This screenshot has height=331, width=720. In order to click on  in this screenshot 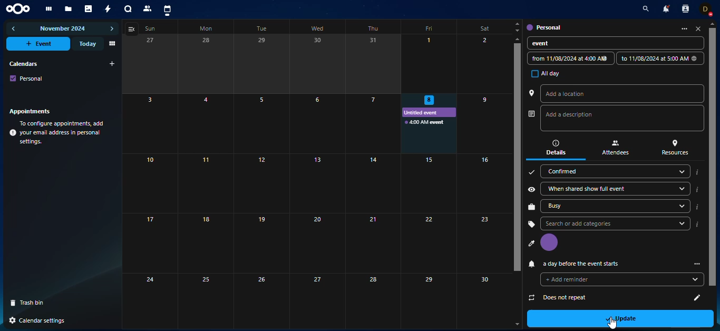, I will do `click(372, 123)`.